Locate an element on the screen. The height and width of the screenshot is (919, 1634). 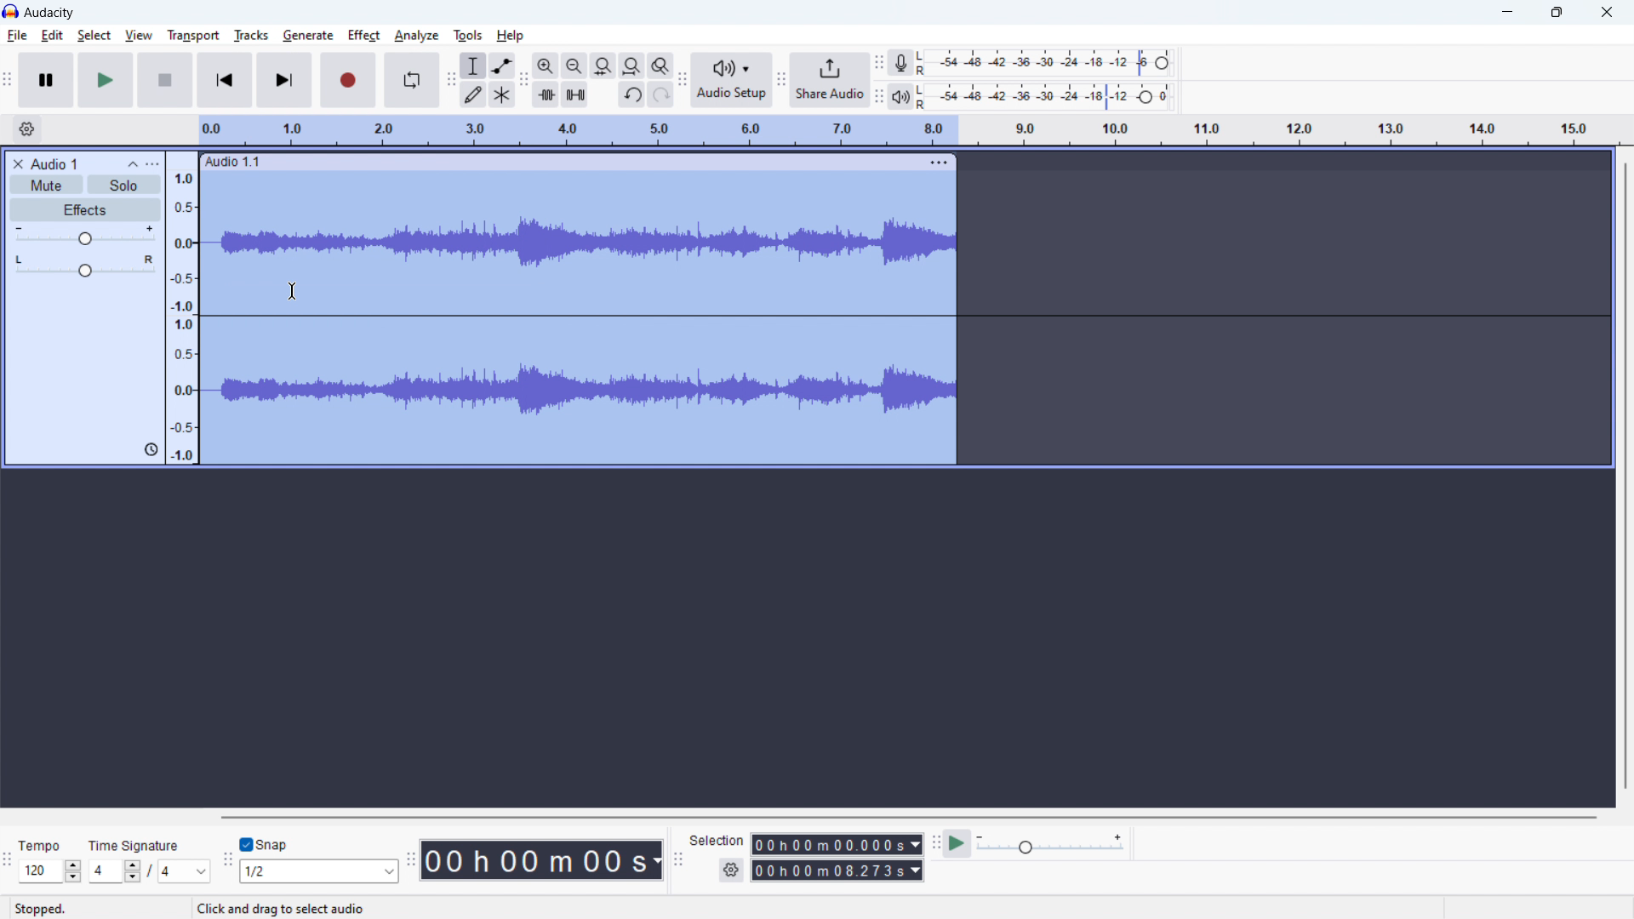
effects is located at coordinates (86, 210).